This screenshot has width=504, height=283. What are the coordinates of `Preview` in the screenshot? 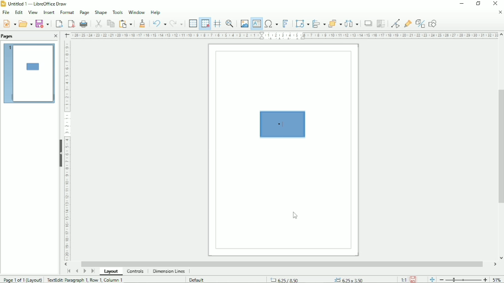 It's located at (29, 74).